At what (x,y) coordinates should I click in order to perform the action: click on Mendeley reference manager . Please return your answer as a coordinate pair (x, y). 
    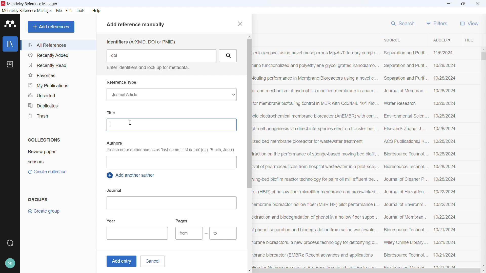
    Looking at the image, I should click on (27, 11).